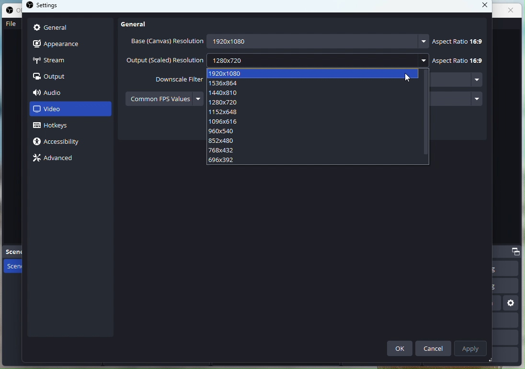 This screenshot has width=525, height=369. Describe the element at coordinates (158, 98) in the screenshot. I see `Common FPS values` at that location.